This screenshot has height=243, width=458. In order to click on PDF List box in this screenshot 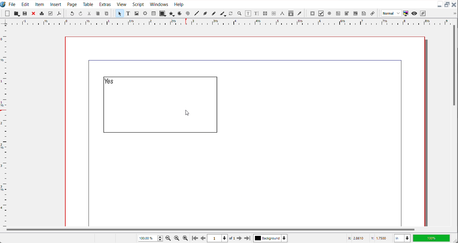, I will do `click(356, 13)`.